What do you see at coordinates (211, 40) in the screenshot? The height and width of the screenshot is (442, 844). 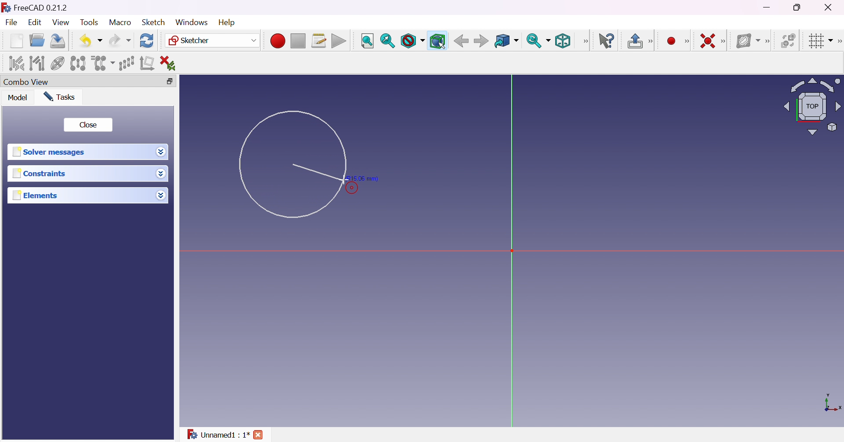 I see `Sketcher` at bounding box center [211, 40].